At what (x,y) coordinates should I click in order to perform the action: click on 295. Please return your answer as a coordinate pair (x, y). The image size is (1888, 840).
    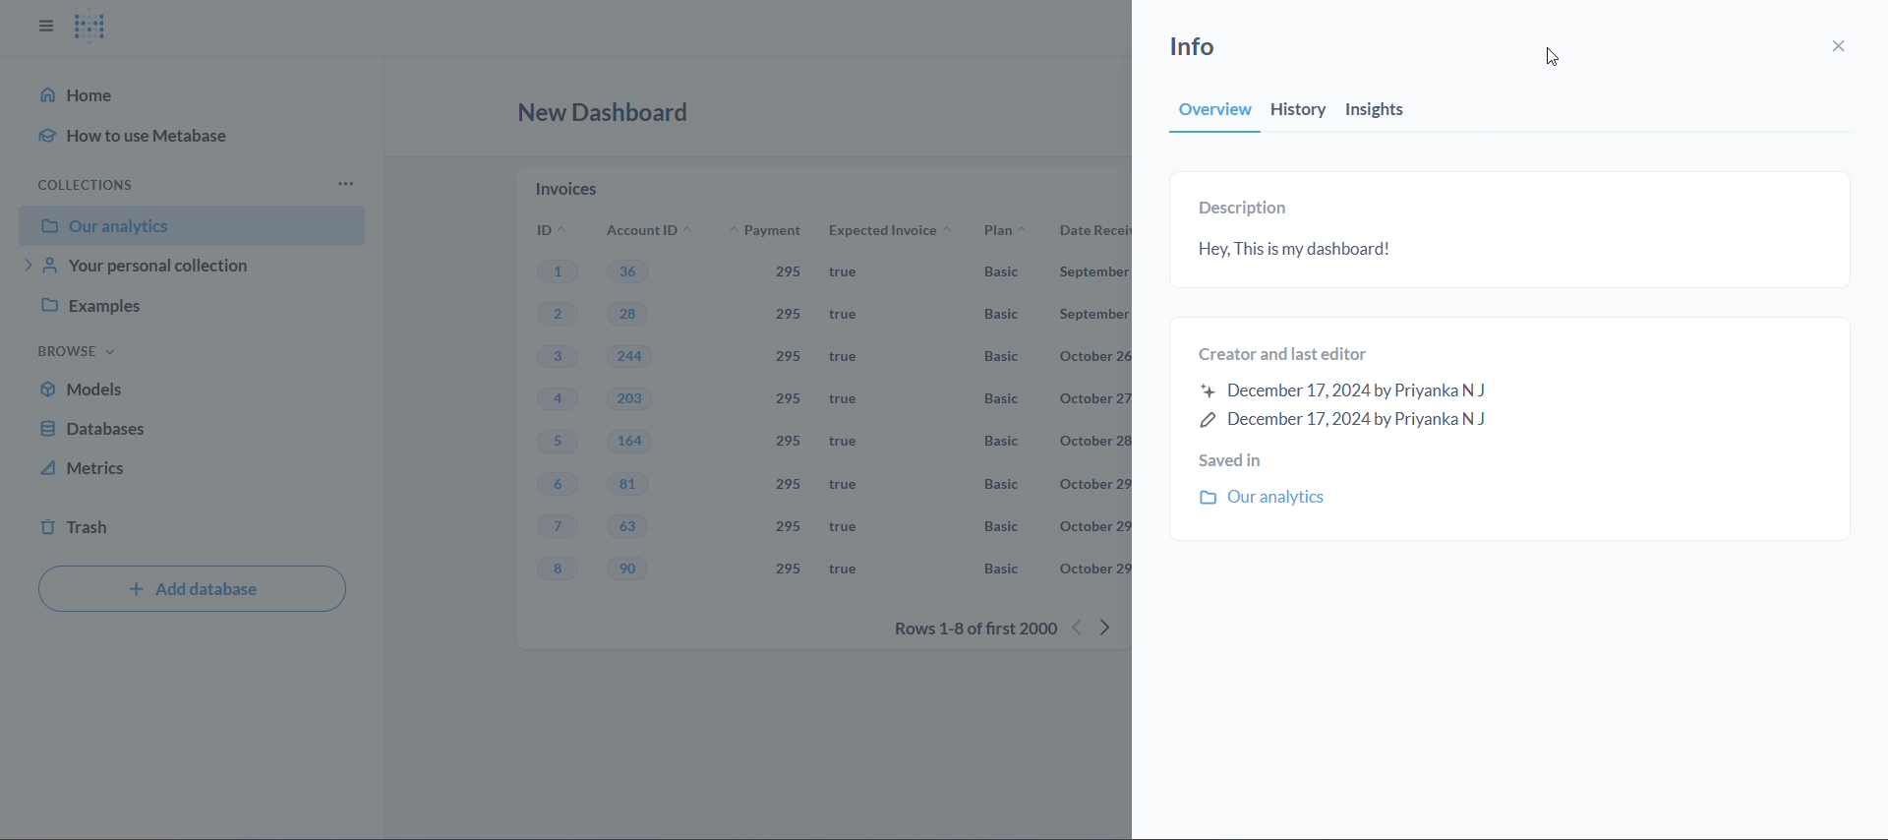
    Looking at the image, I should click on (792, 484).